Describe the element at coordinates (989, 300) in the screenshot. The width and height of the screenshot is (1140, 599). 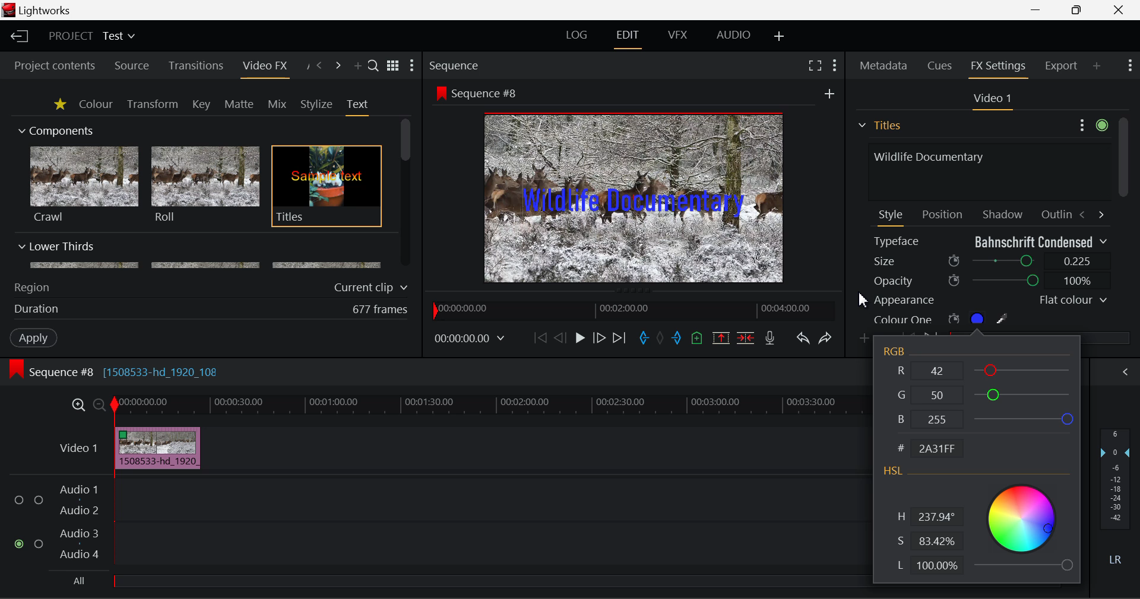
I see `Appearance` at that location.